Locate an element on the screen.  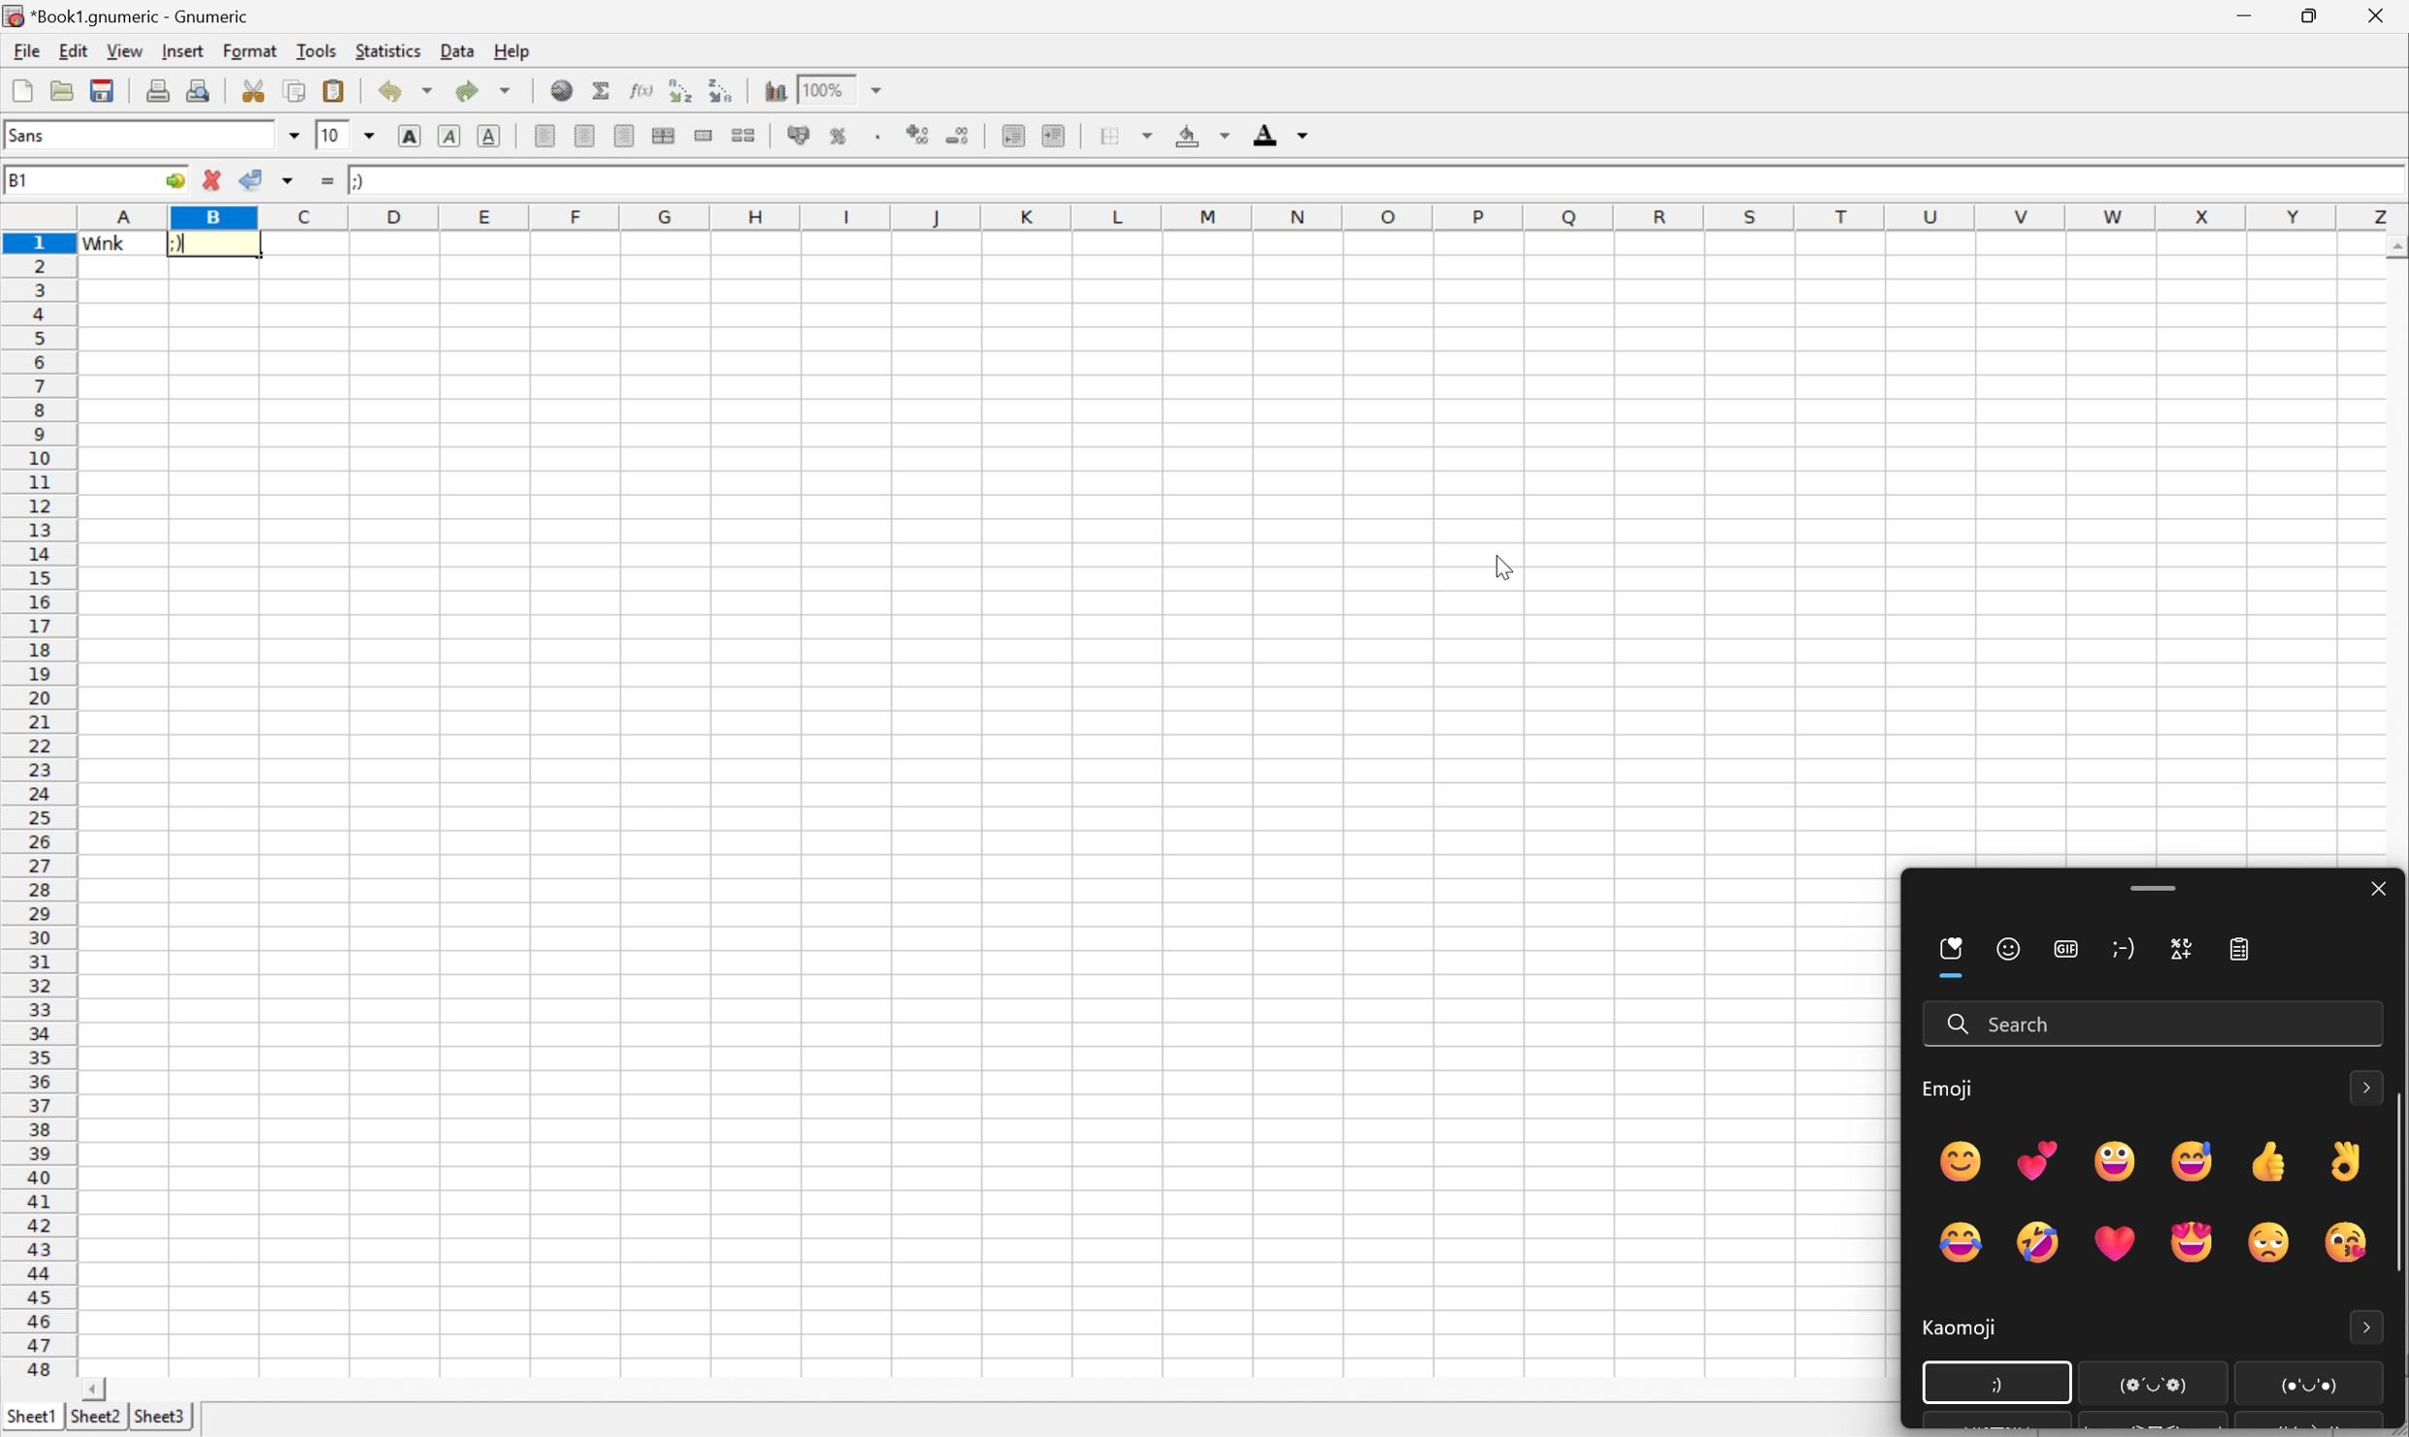
symbols is located at coordinates (2177, 952).